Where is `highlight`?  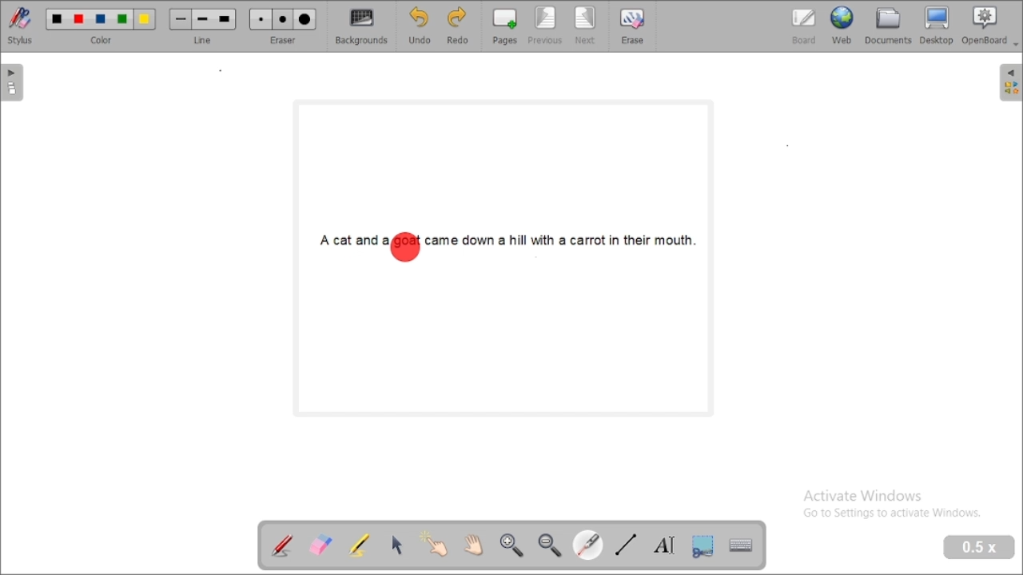 highlight is located at coordinates (360, 544).